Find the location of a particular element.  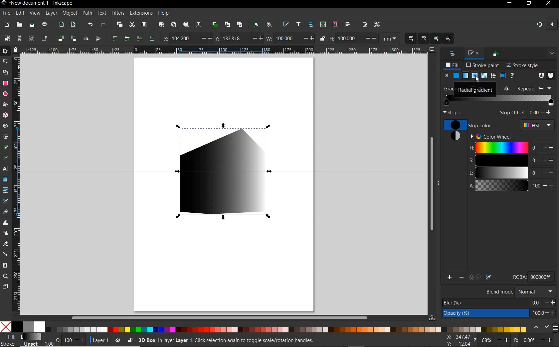

PEN TOOL is located at coordinates (5, 138).